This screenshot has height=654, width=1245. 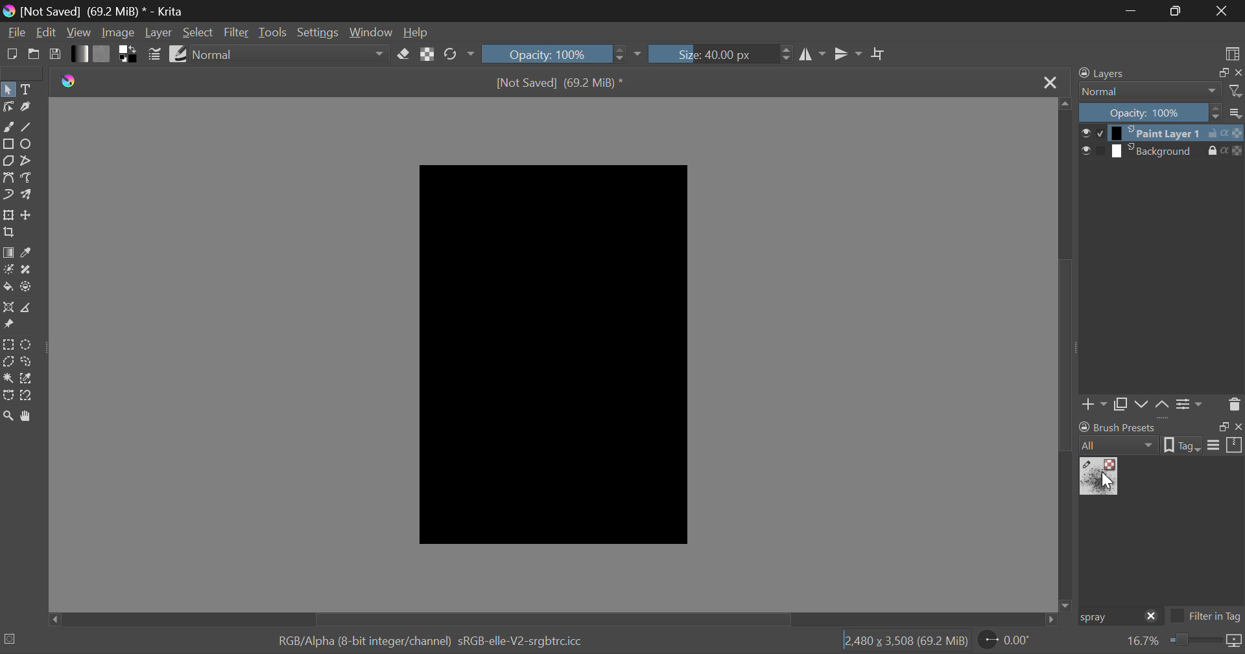 I want to click on Polygon, so click(x=9, y=162).